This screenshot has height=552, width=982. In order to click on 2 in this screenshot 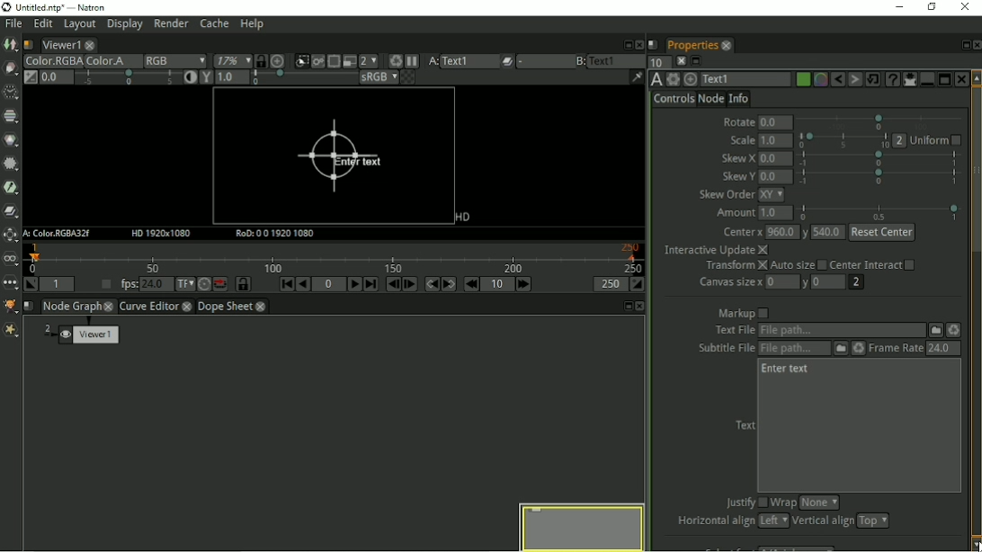, I will do `click(856, 283)`.